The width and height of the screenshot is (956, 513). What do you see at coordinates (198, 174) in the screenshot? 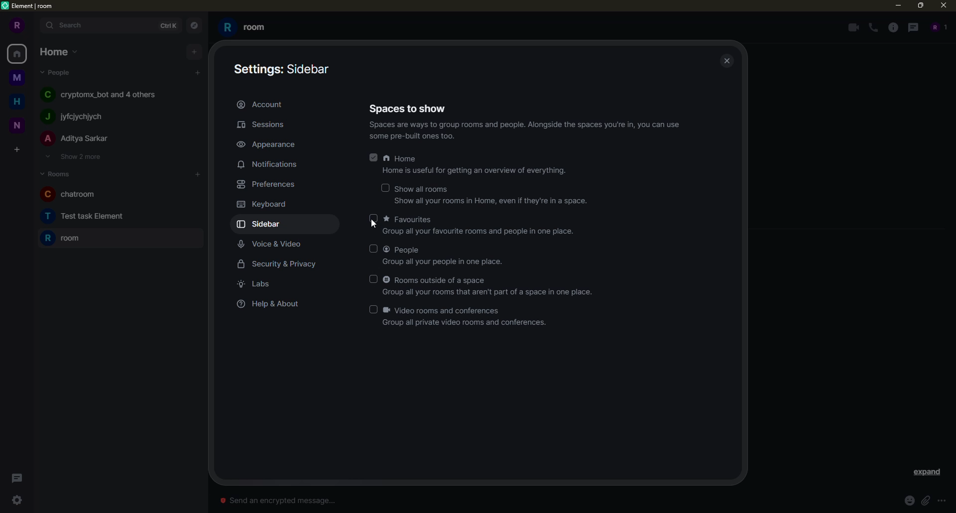
I see `add` at bounding box center [198, 174].